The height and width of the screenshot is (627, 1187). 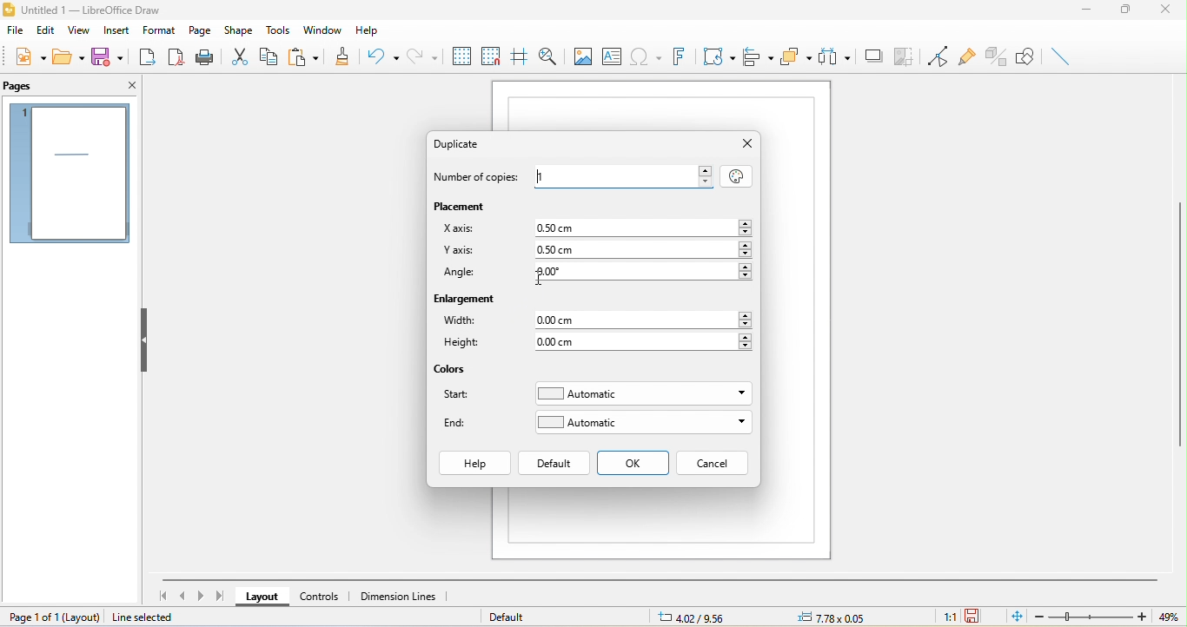 What do you see at coordinates (746, 144) in the screenshot?
I see `close` at bounding box center [746, 144].